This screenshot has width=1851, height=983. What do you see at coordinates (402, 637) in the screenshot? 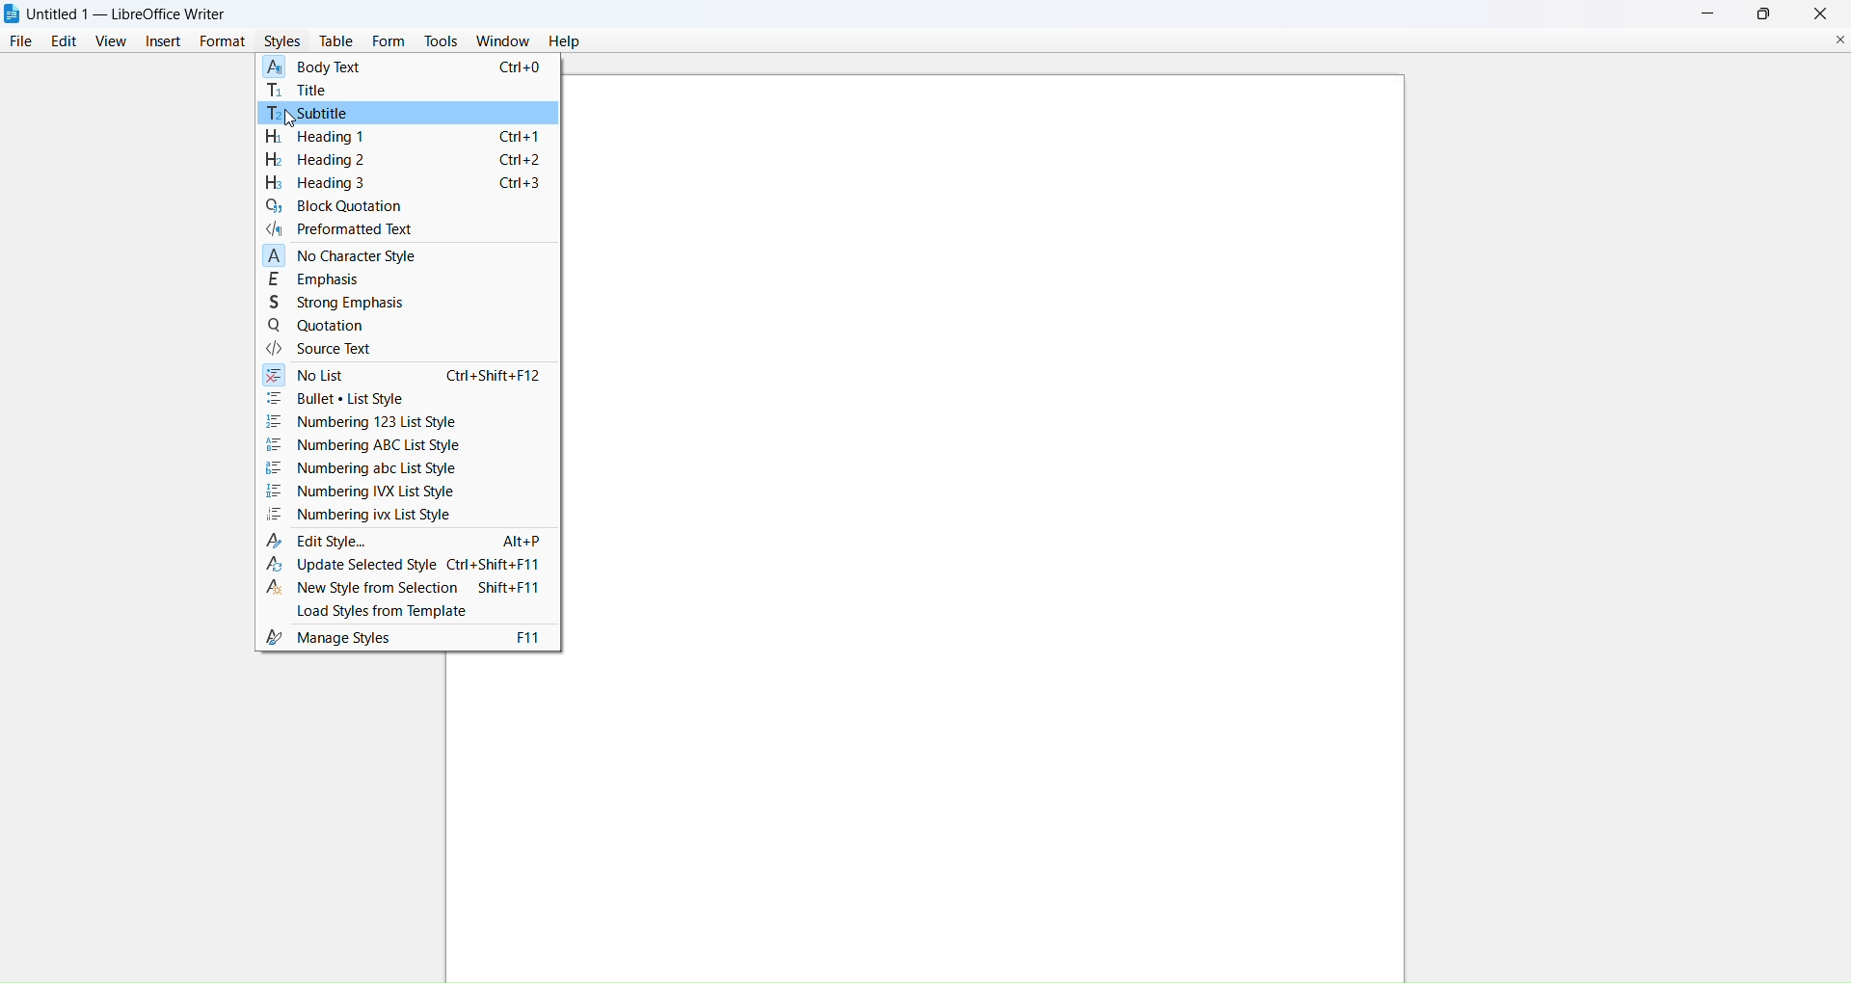
I see `manage styles              F11` at bounding box center [402, 637].